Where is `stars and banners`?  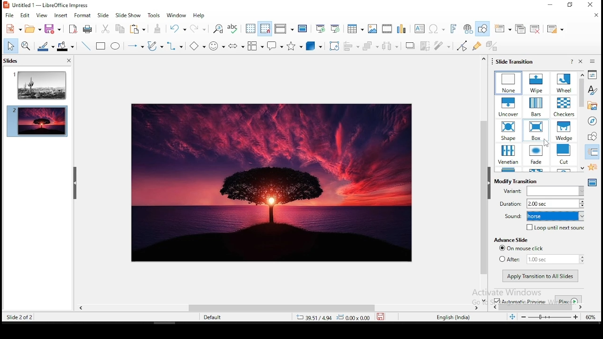 stars and banners is located at coordinates (293, 46).